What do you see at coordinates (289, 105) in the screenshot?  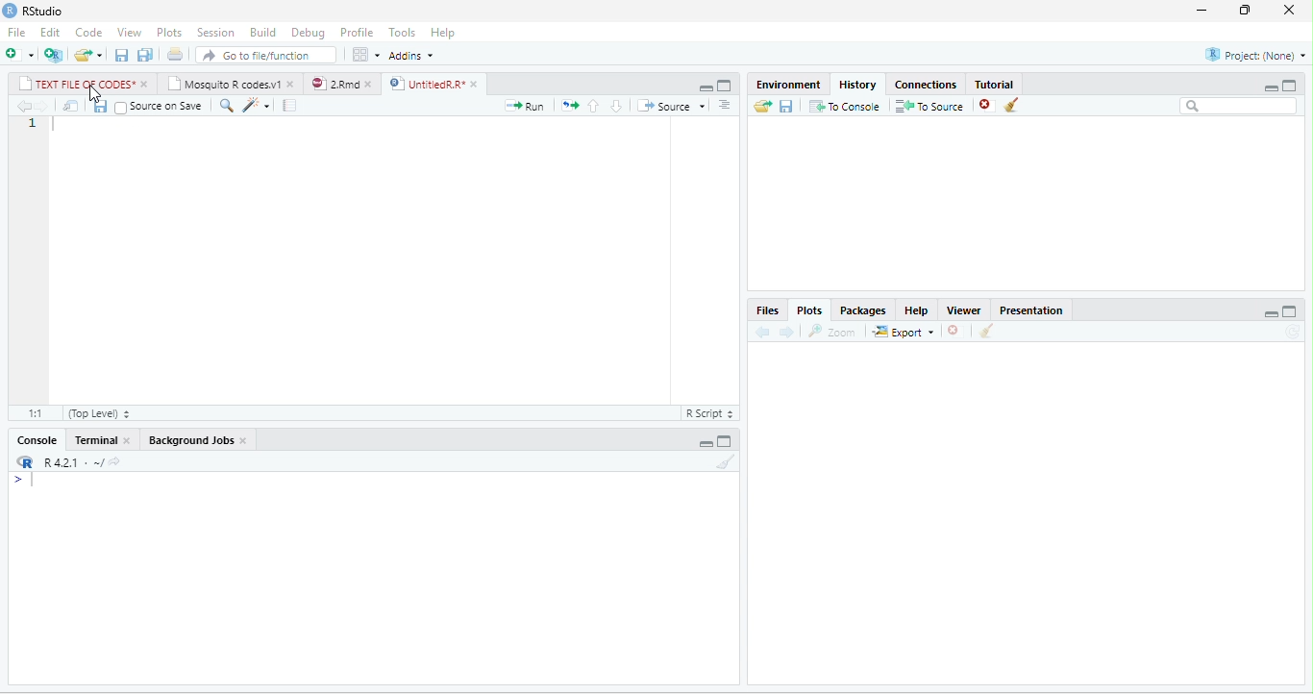 I see `compile report` at bounding box center [289, 105].